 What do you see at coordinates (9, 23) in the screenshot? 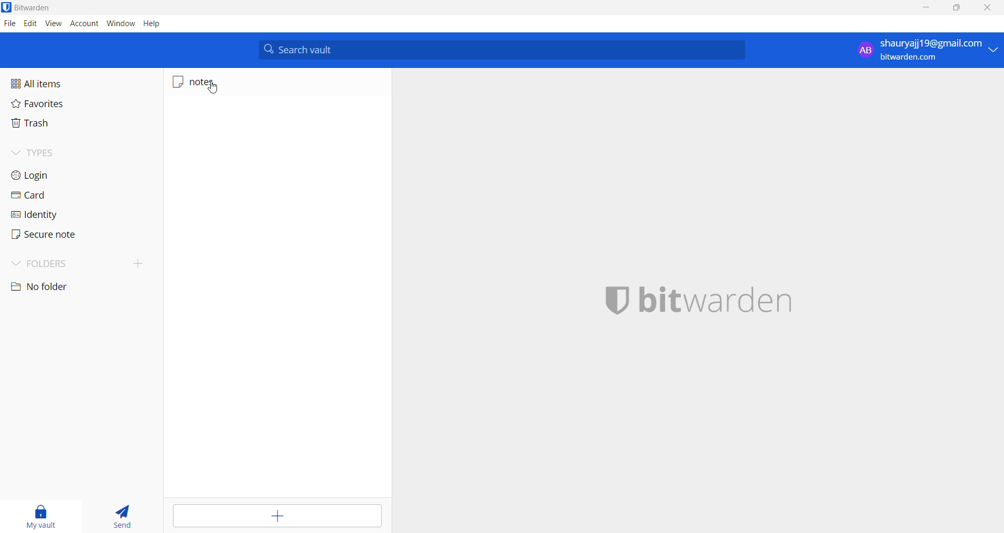
I see `files` at bounding box center [9, 23].